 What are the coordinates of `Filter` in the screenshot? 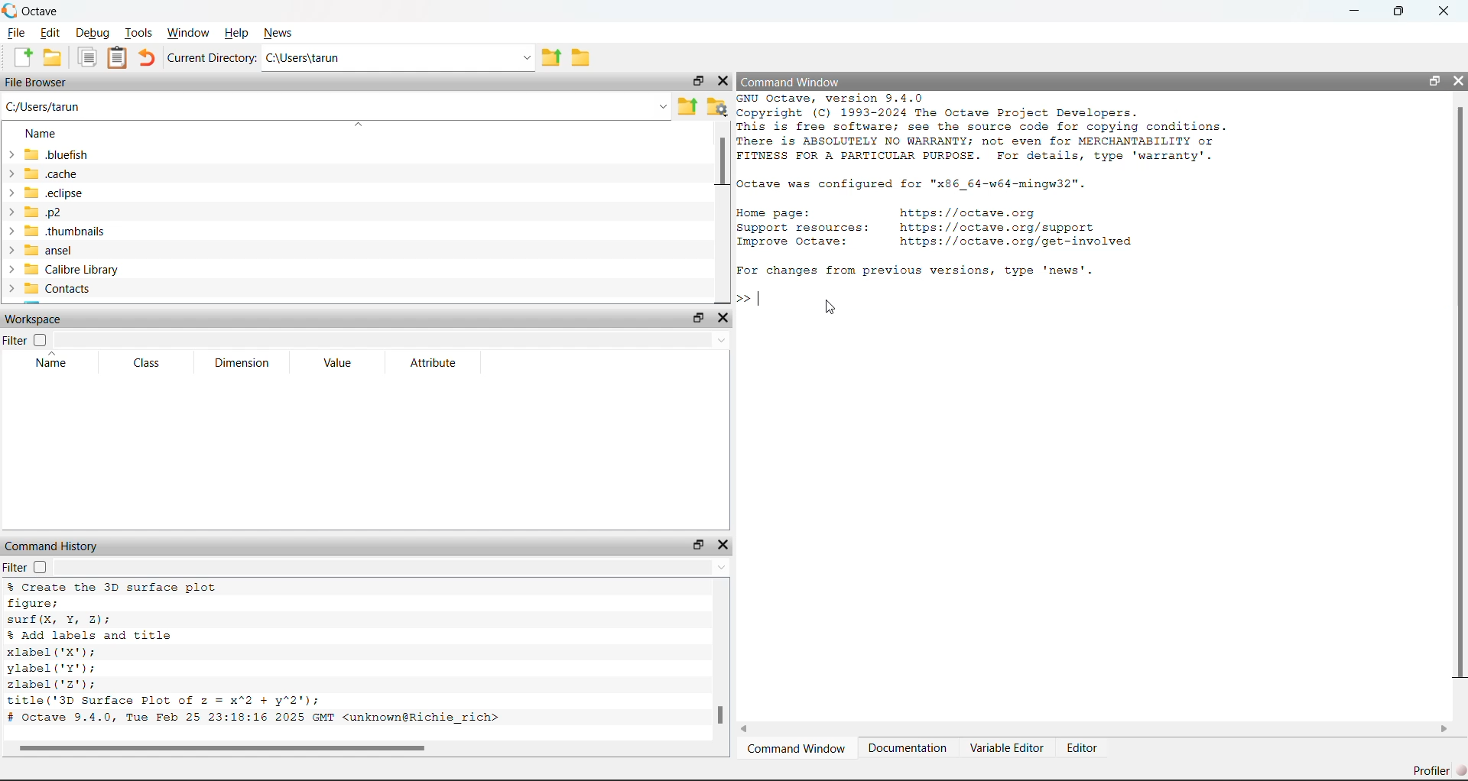 It's located at (15, 340).